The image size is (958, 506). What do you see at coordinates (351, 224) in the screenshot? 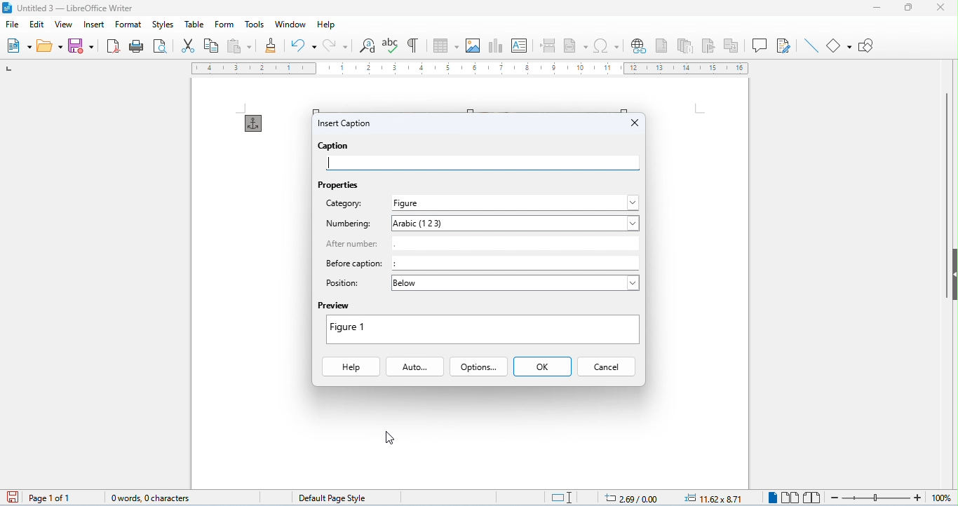
I see `numbering` at bounding box center [351, 224].